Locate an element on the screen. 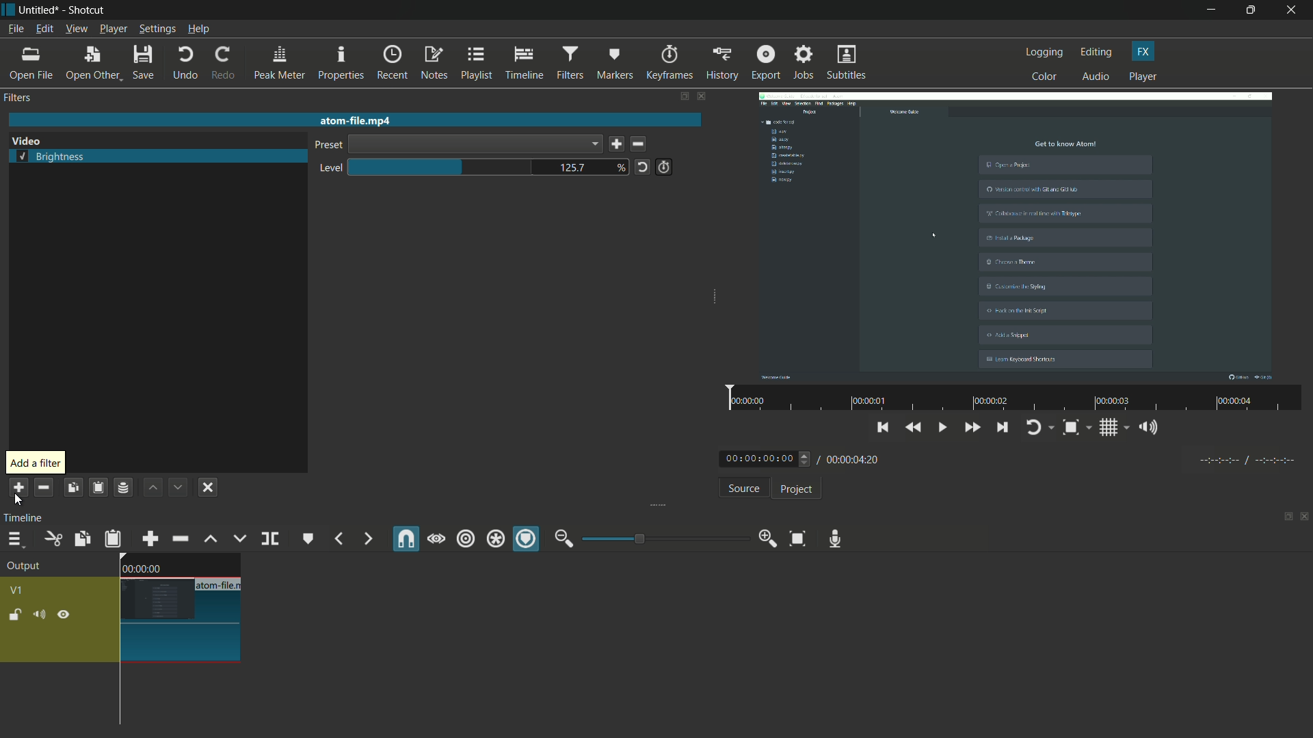 This screenshot has width=1313, height=738. brightness is located at coordinates (52, 158).